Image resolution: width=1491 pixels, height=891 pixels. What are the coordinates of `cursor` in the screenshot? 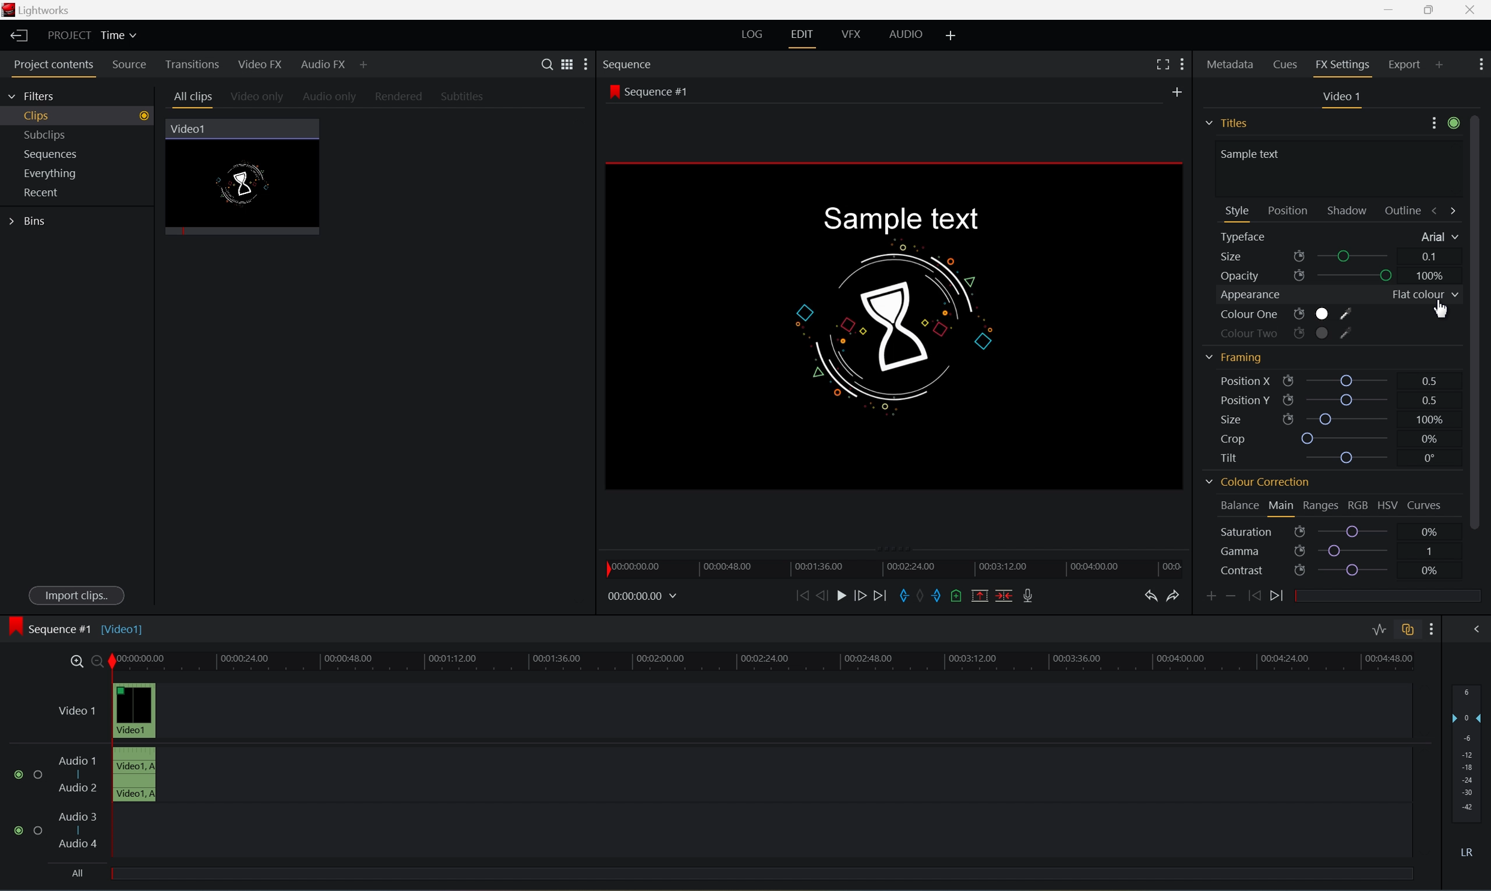 It's located at (1438, 310).